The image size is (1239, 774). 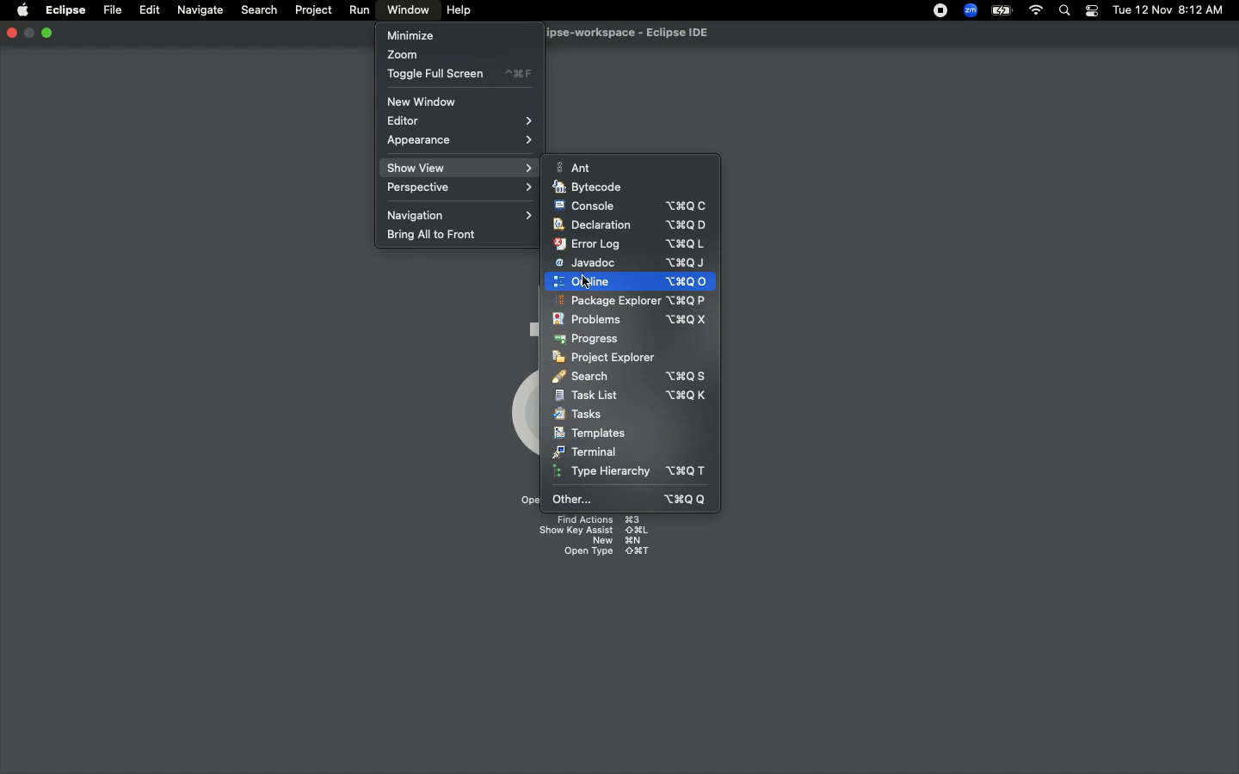 What do you see at coordinates (455, 216) in the screenshot?
I see `Navigation` at bounding box center [455, 216].